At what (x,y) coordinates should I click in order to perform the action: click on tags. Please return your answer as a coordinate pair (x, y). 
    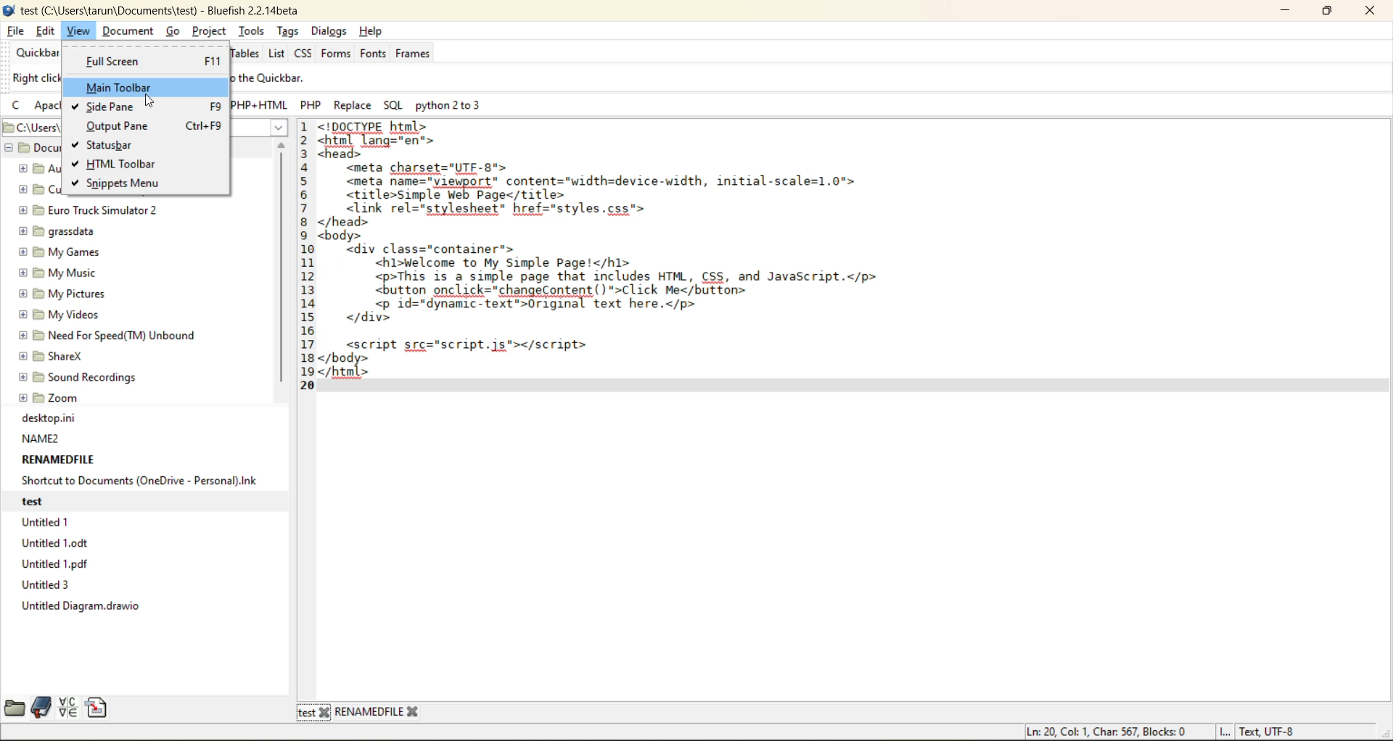
    Looking at the image, I should click on (289, 33).